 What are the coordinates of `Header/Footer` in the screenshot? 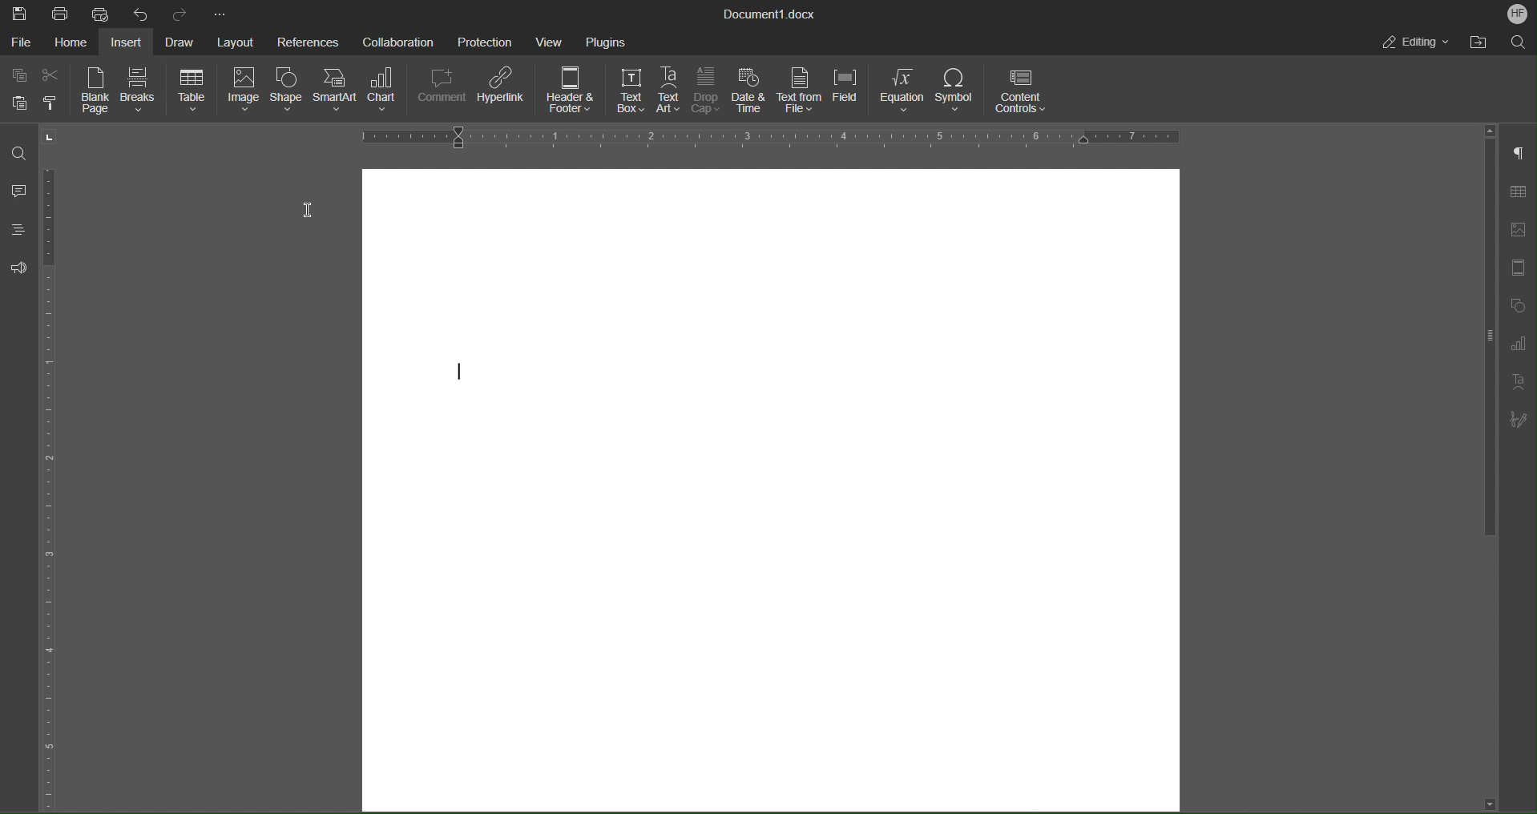 It's located at (1518, 267).